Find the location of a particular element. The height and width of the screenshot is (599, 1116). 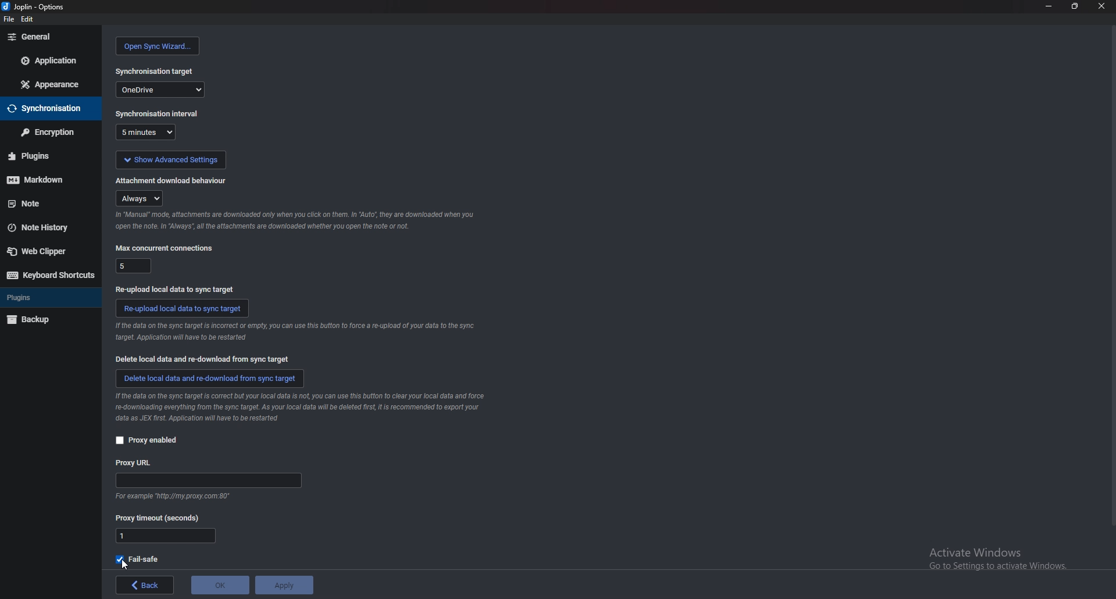

close is located at coordinates (1101, 6).